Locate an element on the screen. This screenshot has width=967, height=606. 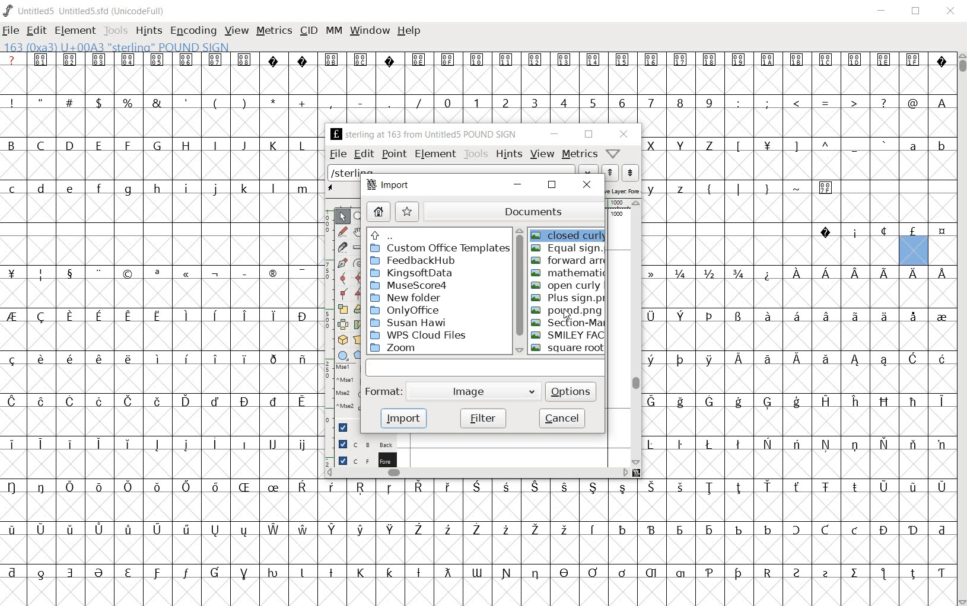
Symbol is located at coordinates (100, 574).